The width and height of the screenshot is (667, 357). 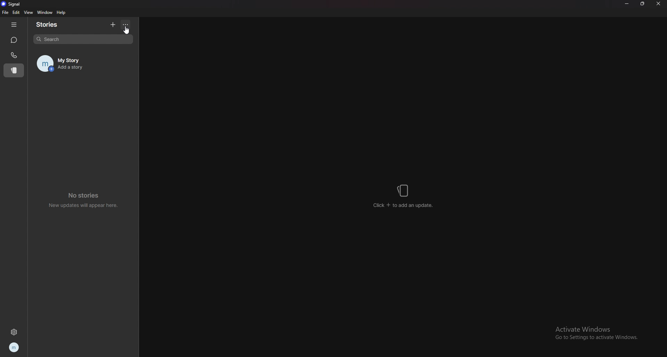 What do you see at coordinates (61, 13) in the screenshot?
I see `help` at bounding box center [61, 13].